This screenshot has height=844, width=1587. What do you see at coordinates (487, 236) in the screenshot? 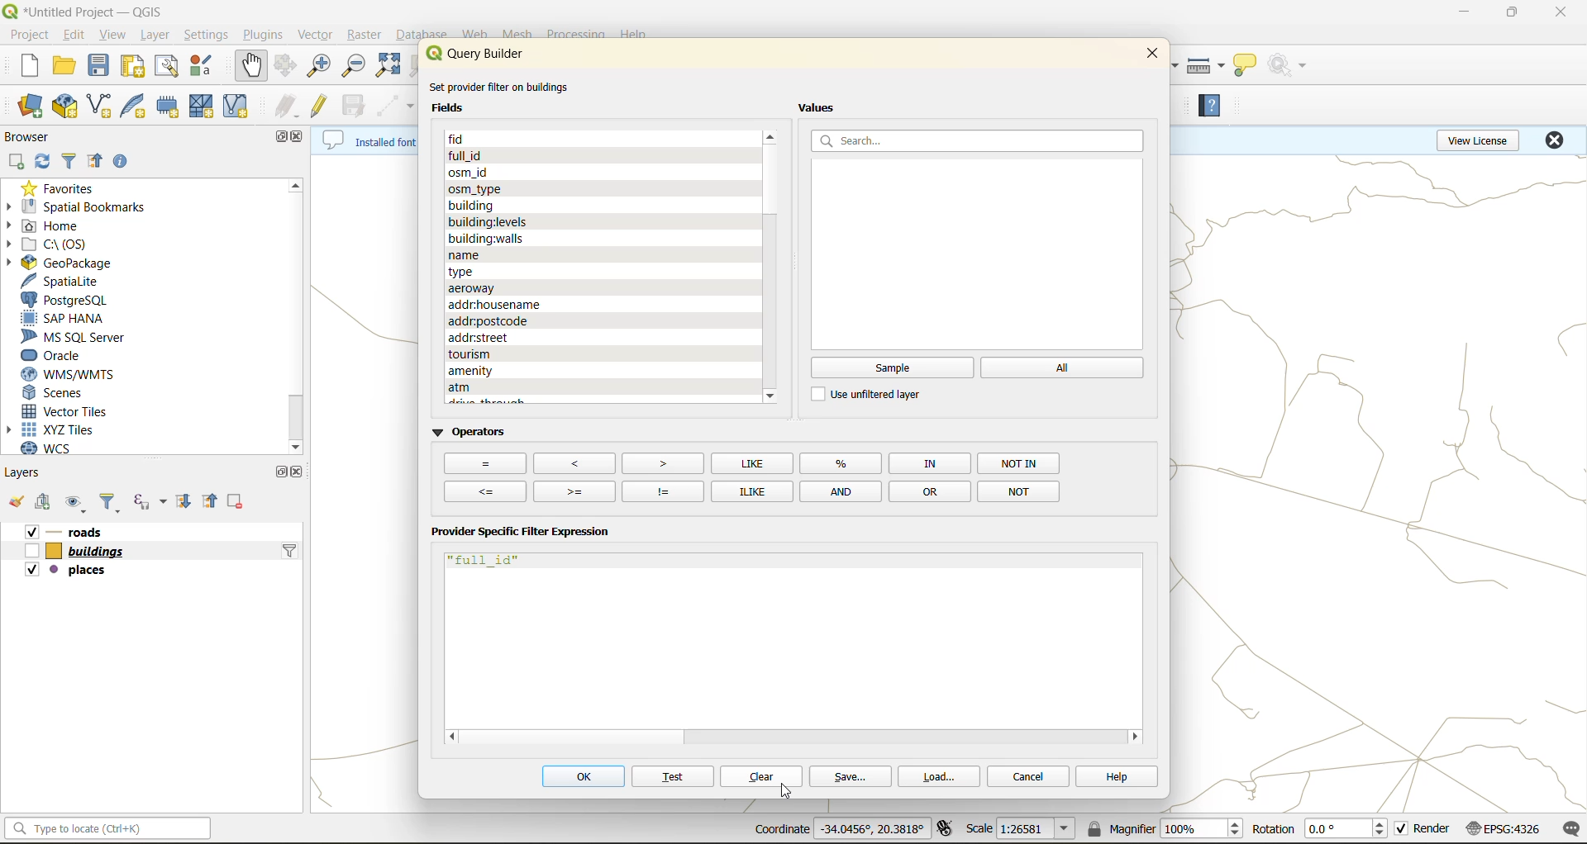
I see `fields` at bounding box center [487, 236].